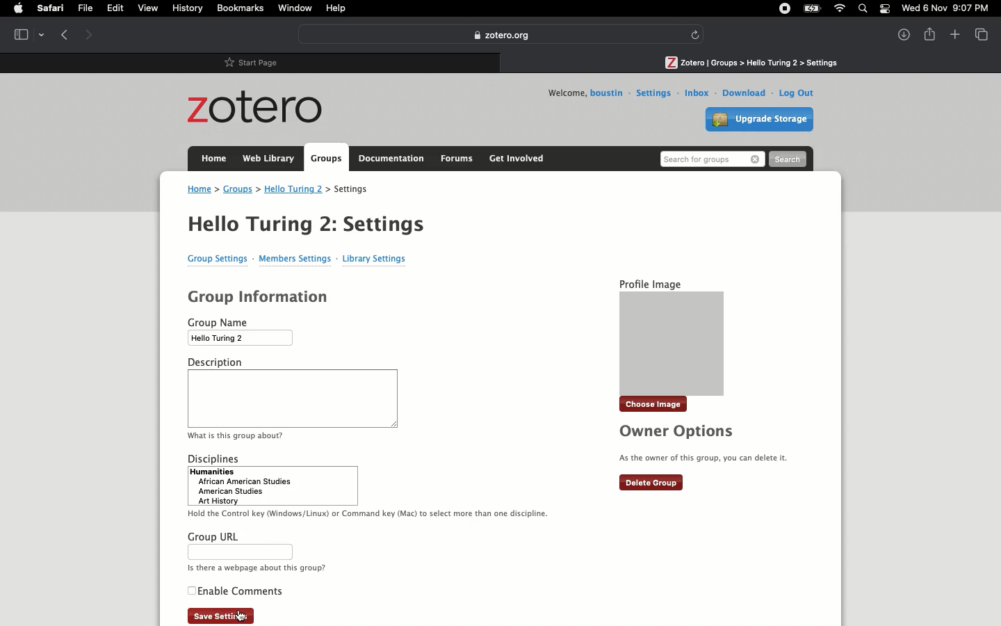 Image resolution: width=1001 pixels, height=626 pixels. Describe the element at coordinates (456, 157) in the screenshot. I see `Forums` at that location.